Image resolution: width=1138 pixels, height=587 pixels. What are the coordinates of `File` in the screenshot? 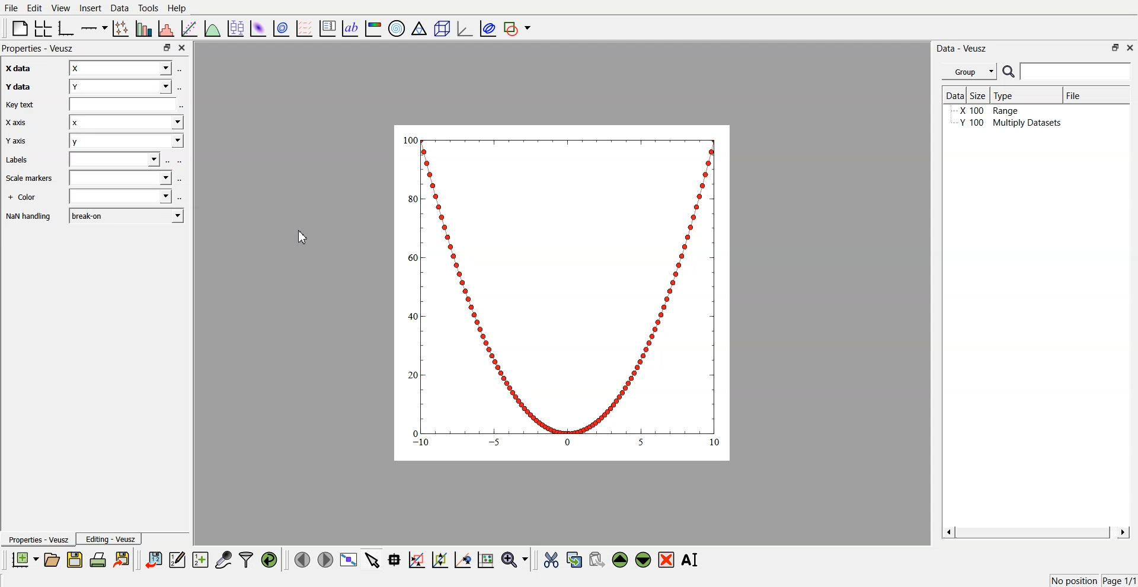 It's located at (12, 8).